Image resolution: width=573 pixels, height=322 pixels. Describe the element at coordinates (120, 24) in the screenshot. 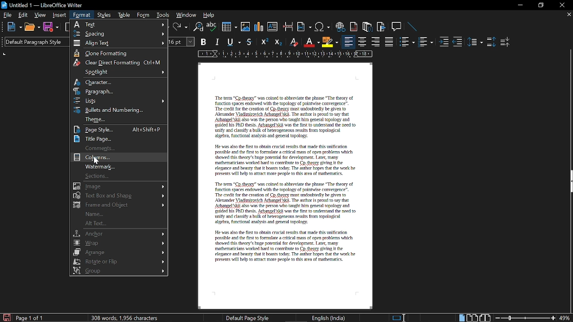

I see `Text` at that location.